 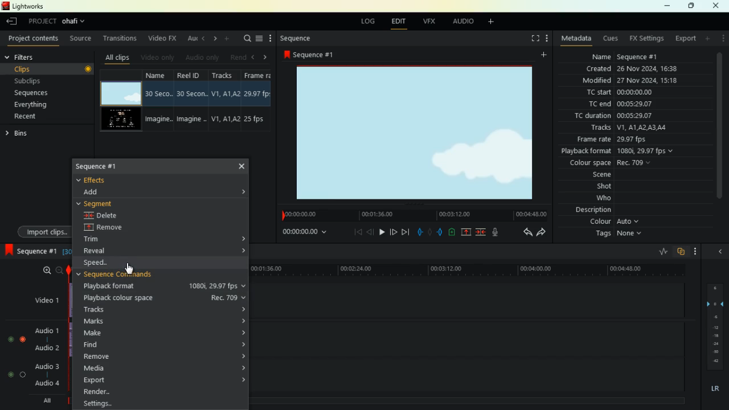 What do you see at coordinates (546, 55) in the screenshot?
I see `add` at bounding box center [546, 55].